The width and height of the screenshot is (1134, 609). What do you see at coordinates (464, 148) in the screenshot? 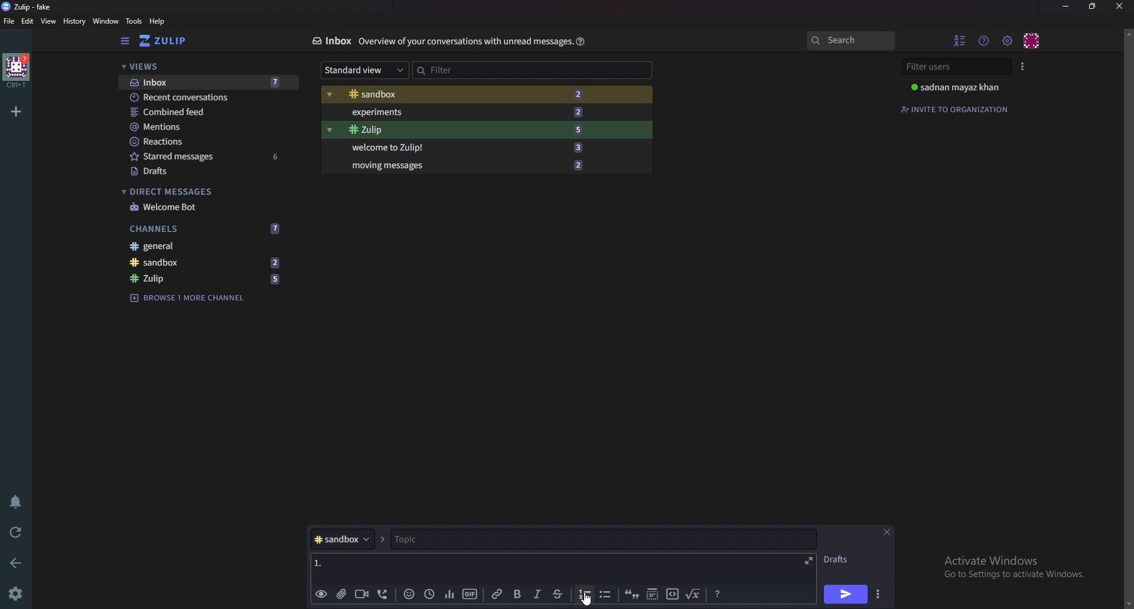
I see `Welcome to Zulip` at bounding box center [464, 148].